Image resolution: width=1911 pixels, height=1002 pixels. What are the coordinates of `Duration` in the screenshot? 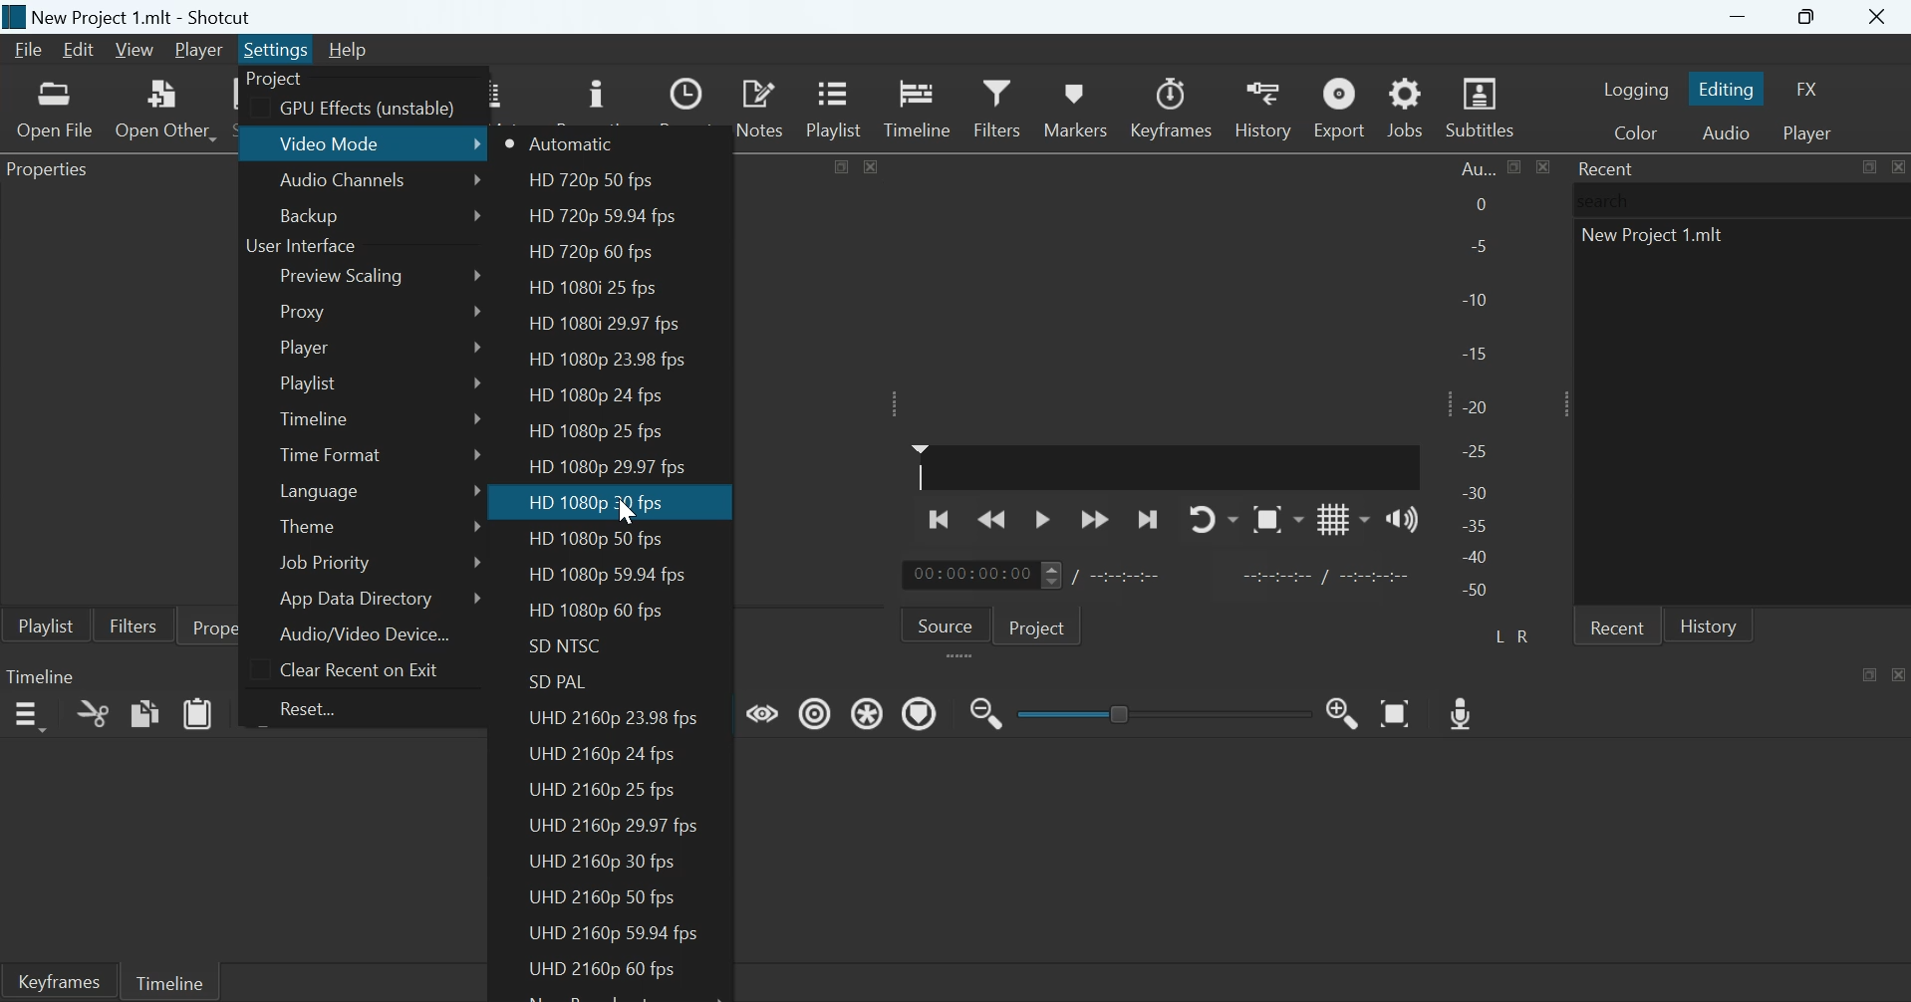 It's located at (1128, 576).